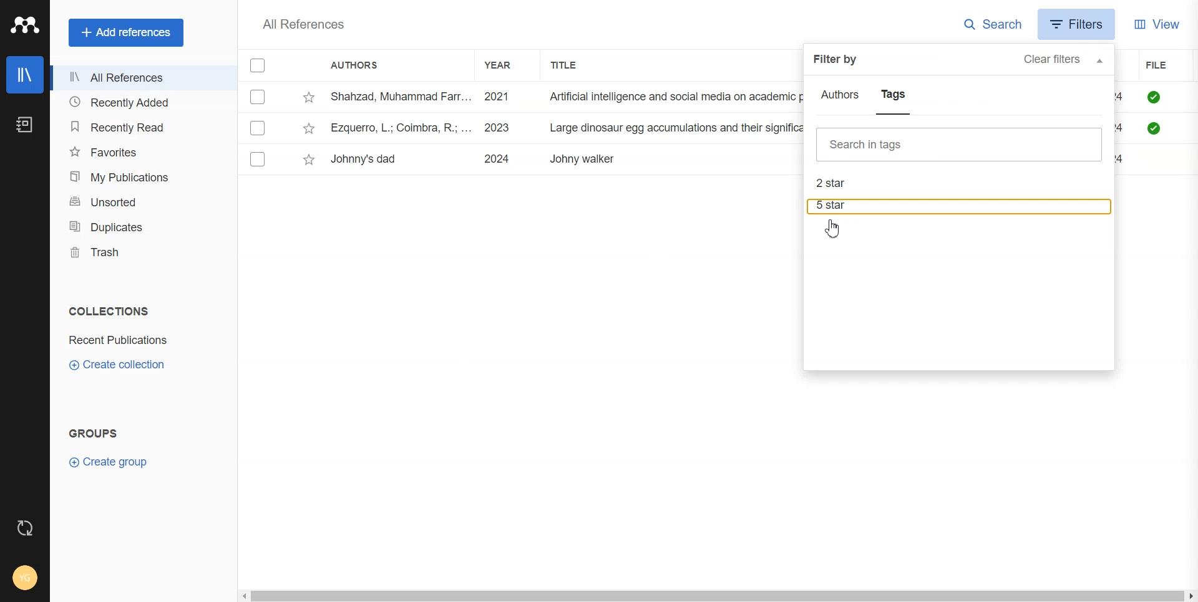 The height and width of the screenshot is (602, 1198). Describe the element at coordinates (841, 97) in the screenshot. I see `Authors` at that location.